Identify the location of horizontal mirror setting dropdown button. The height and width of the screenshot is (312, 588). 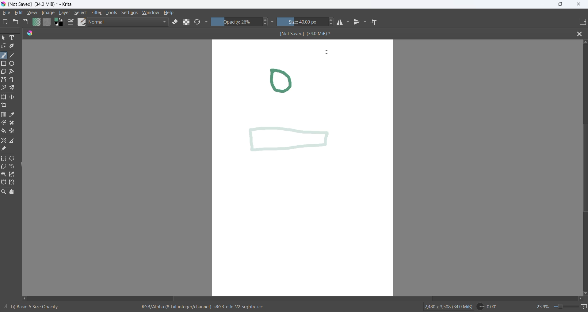
(349, 21).